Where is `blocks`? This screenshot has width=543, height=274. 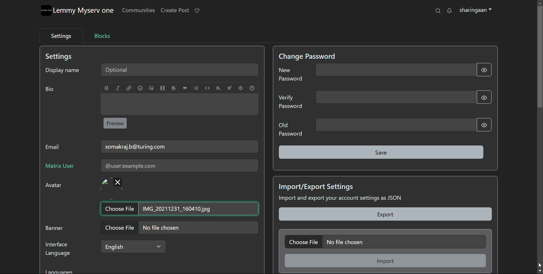
blocks is located at coordinates (102, 36).